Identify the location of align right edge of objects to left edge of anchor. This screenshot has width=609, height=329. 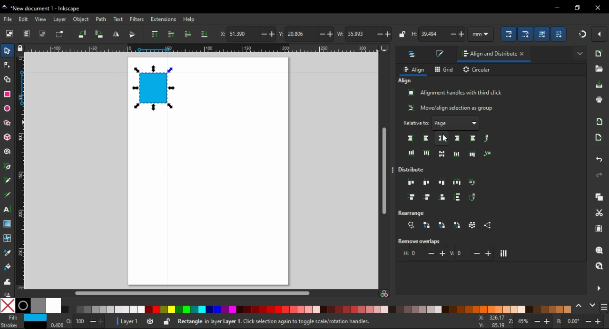
(411, 138).